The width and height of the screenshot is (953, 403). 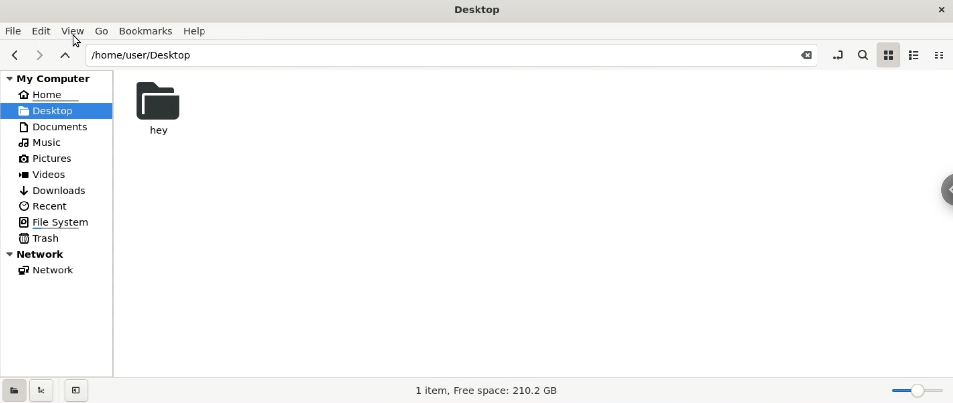 I want to click on home, so click(x=50, y=96).